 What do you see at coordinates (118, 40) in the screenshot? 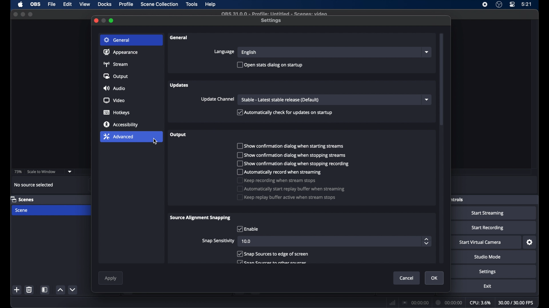
I see `general` at bounding box center [118, 40].